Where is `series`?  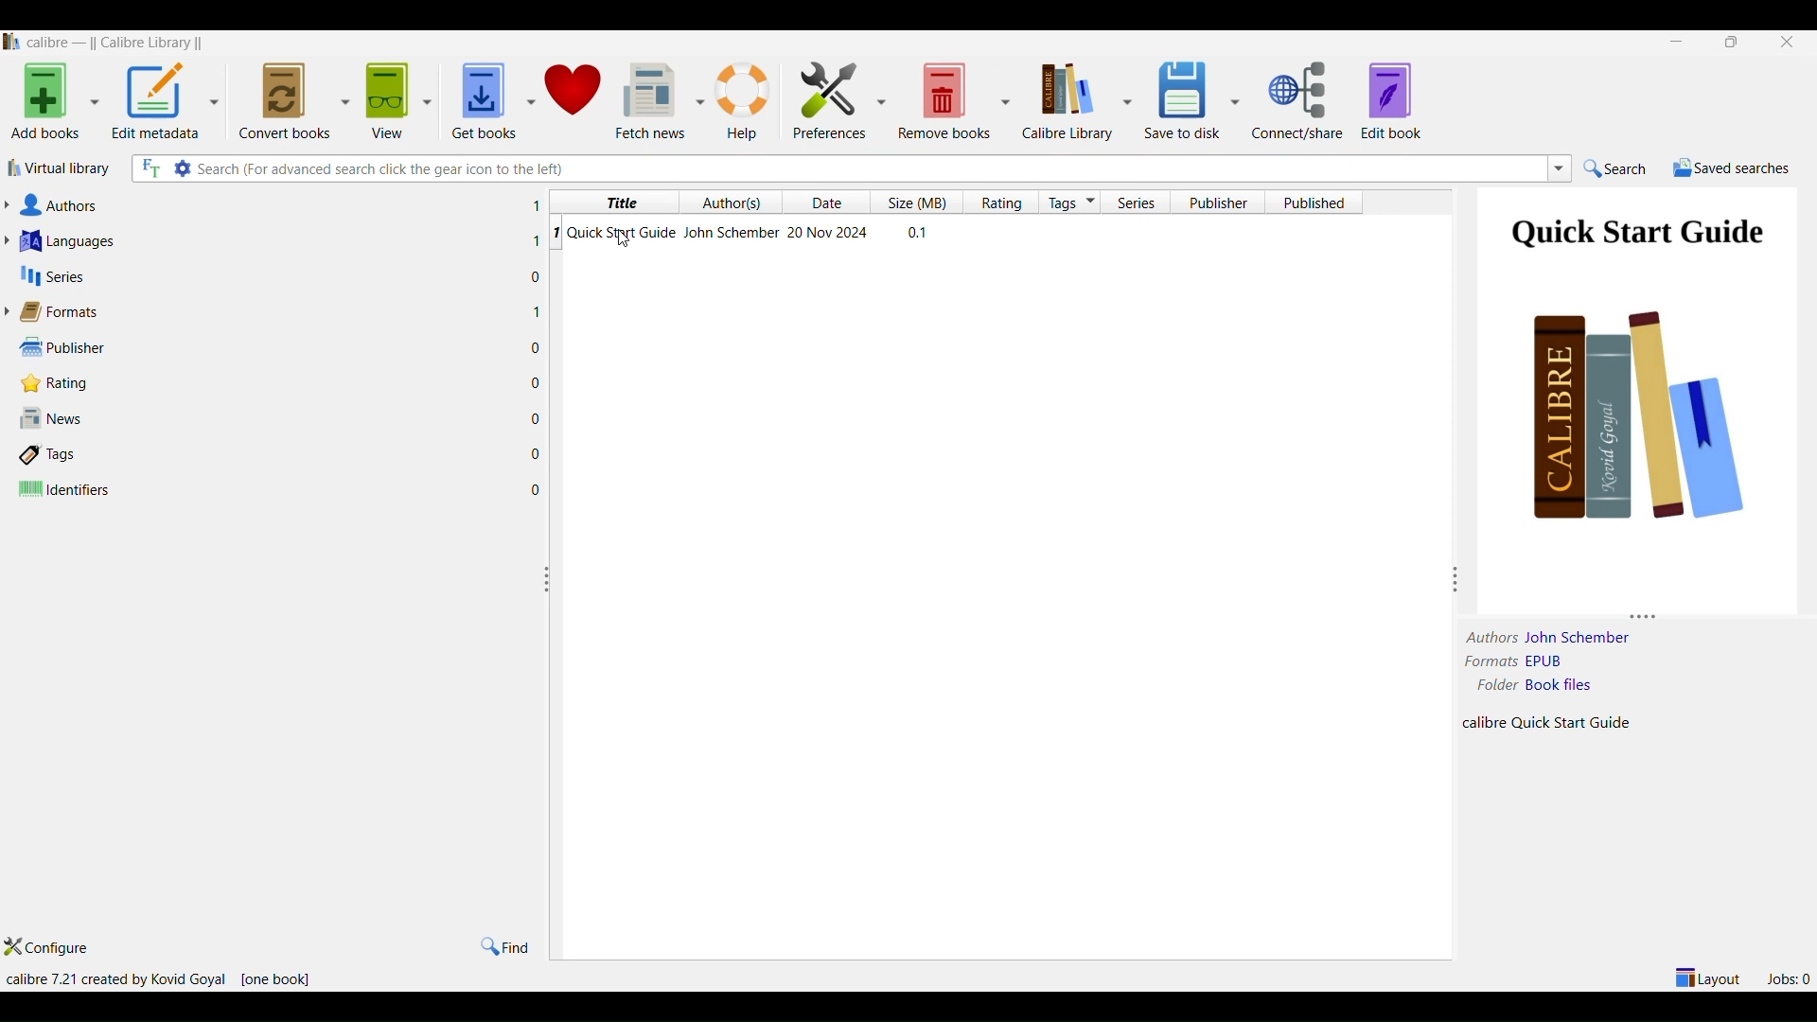 series is located at coordinates (271, 274).